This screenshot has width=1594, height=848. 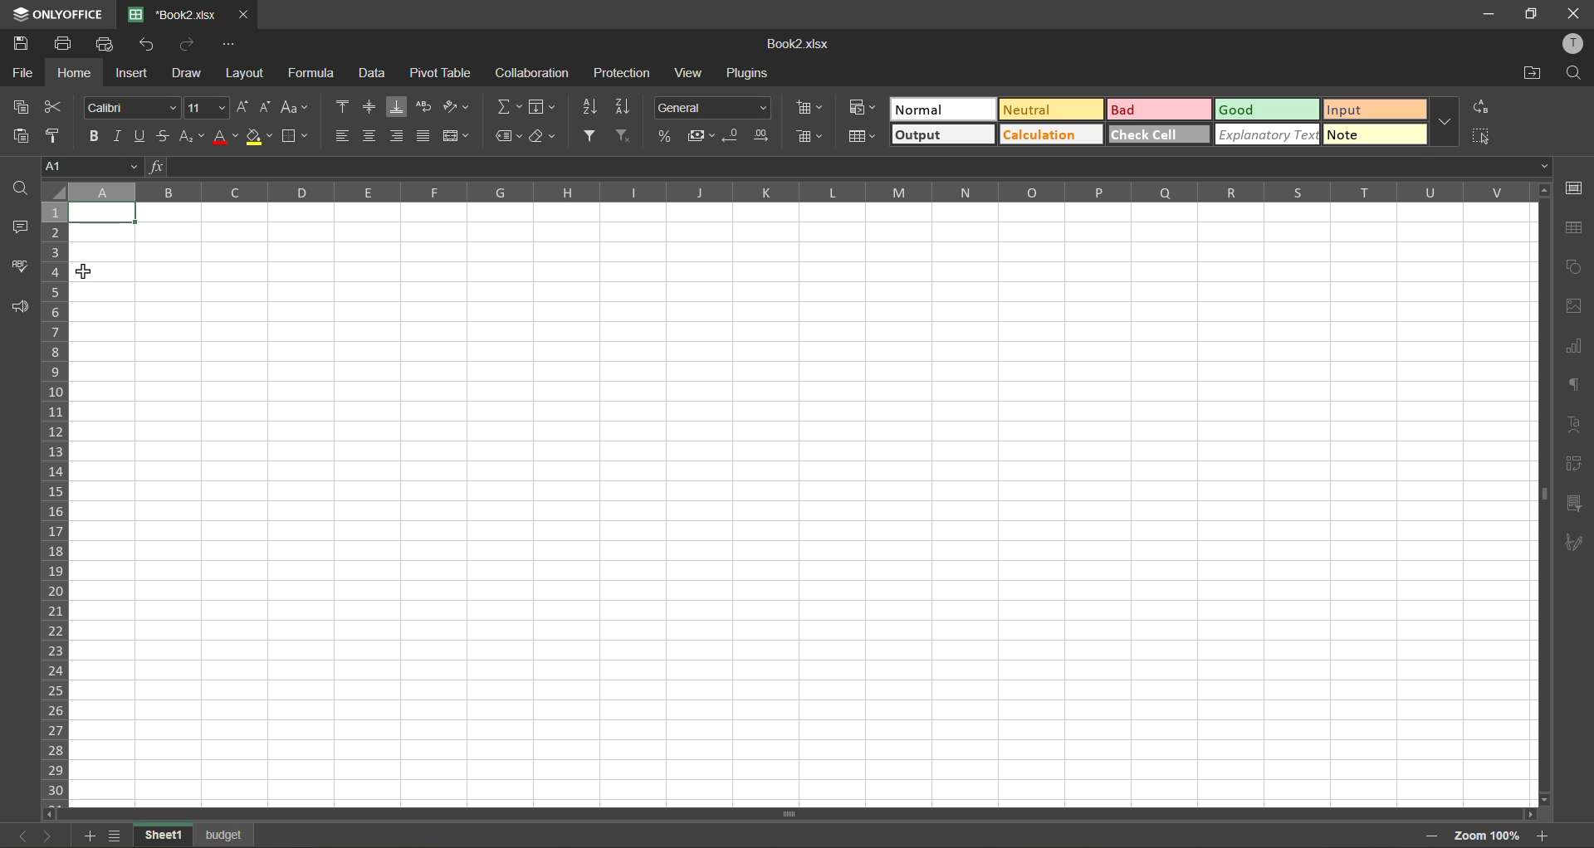 I want to click on font color, so click(x=224, y=137).